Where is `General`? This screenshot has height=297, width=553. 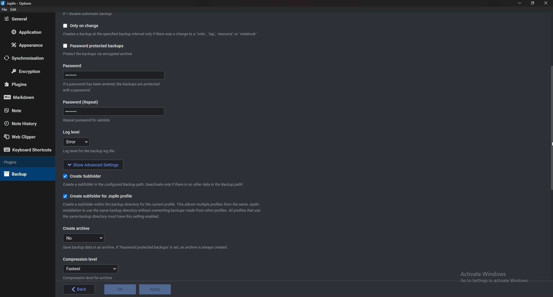
General is located at coordinates (25, 19).